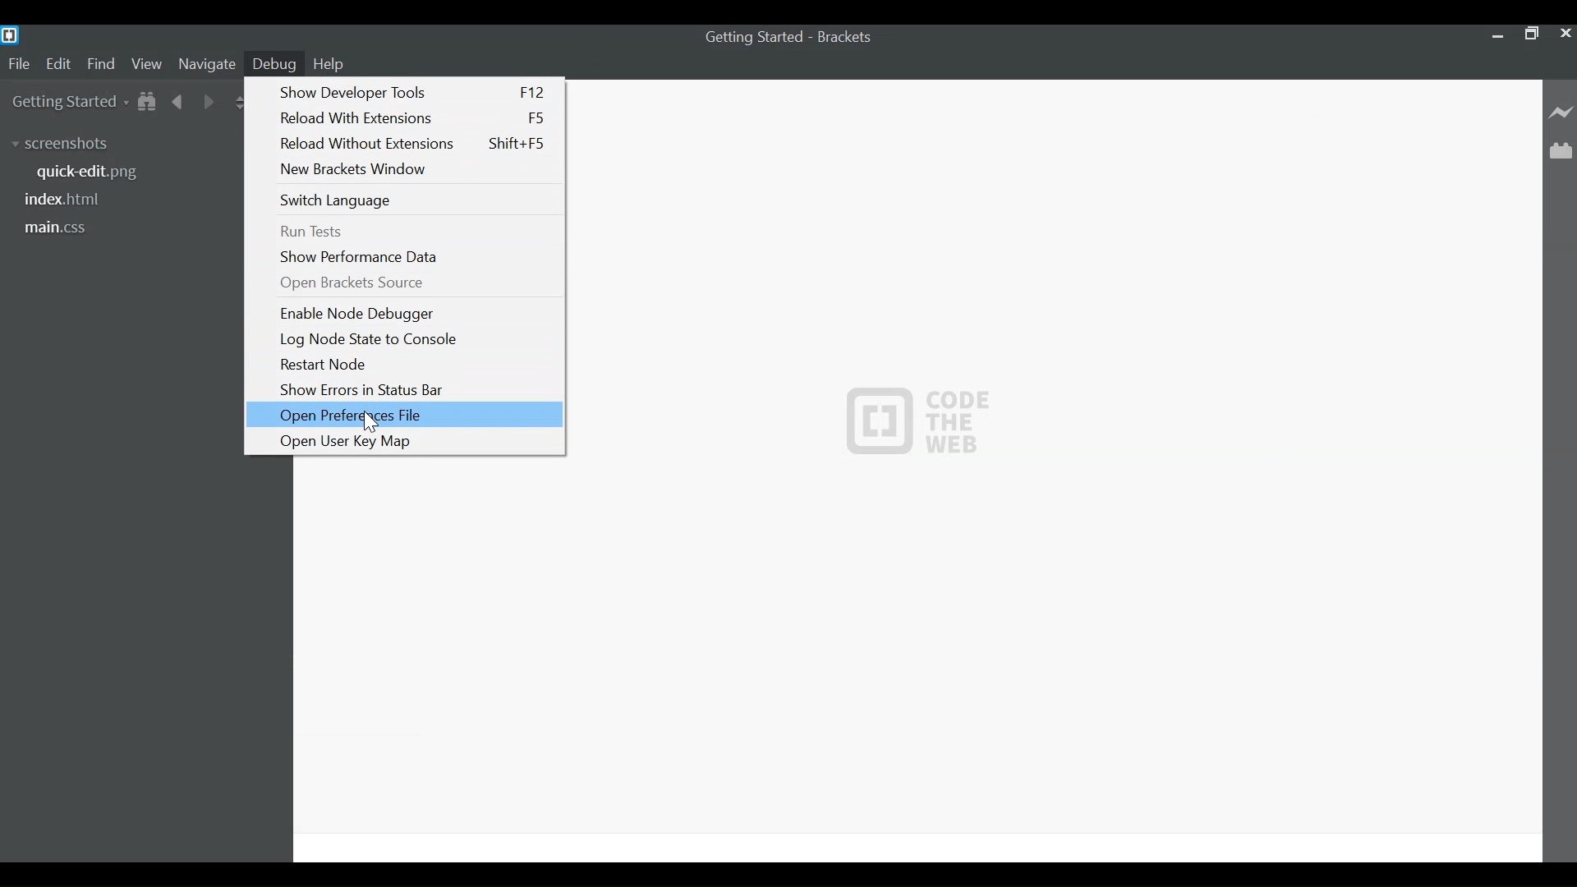 The image size is (1577, 887). I want to click on Maximize, so click(1531, 36).